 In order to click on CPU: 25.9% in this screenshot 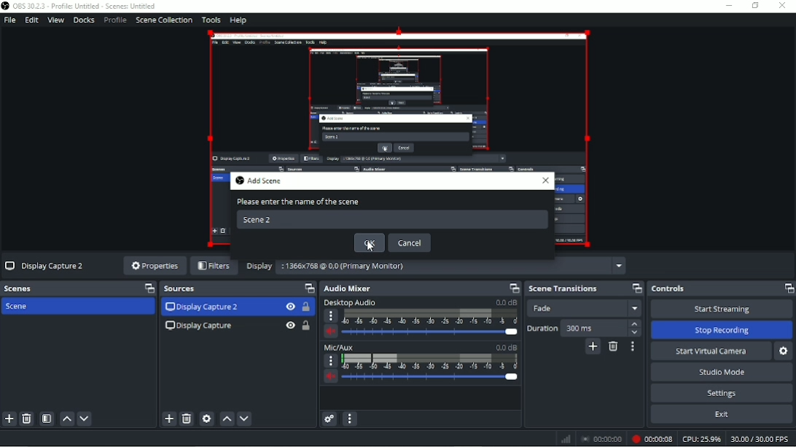, I will do `click(701, 440)`.